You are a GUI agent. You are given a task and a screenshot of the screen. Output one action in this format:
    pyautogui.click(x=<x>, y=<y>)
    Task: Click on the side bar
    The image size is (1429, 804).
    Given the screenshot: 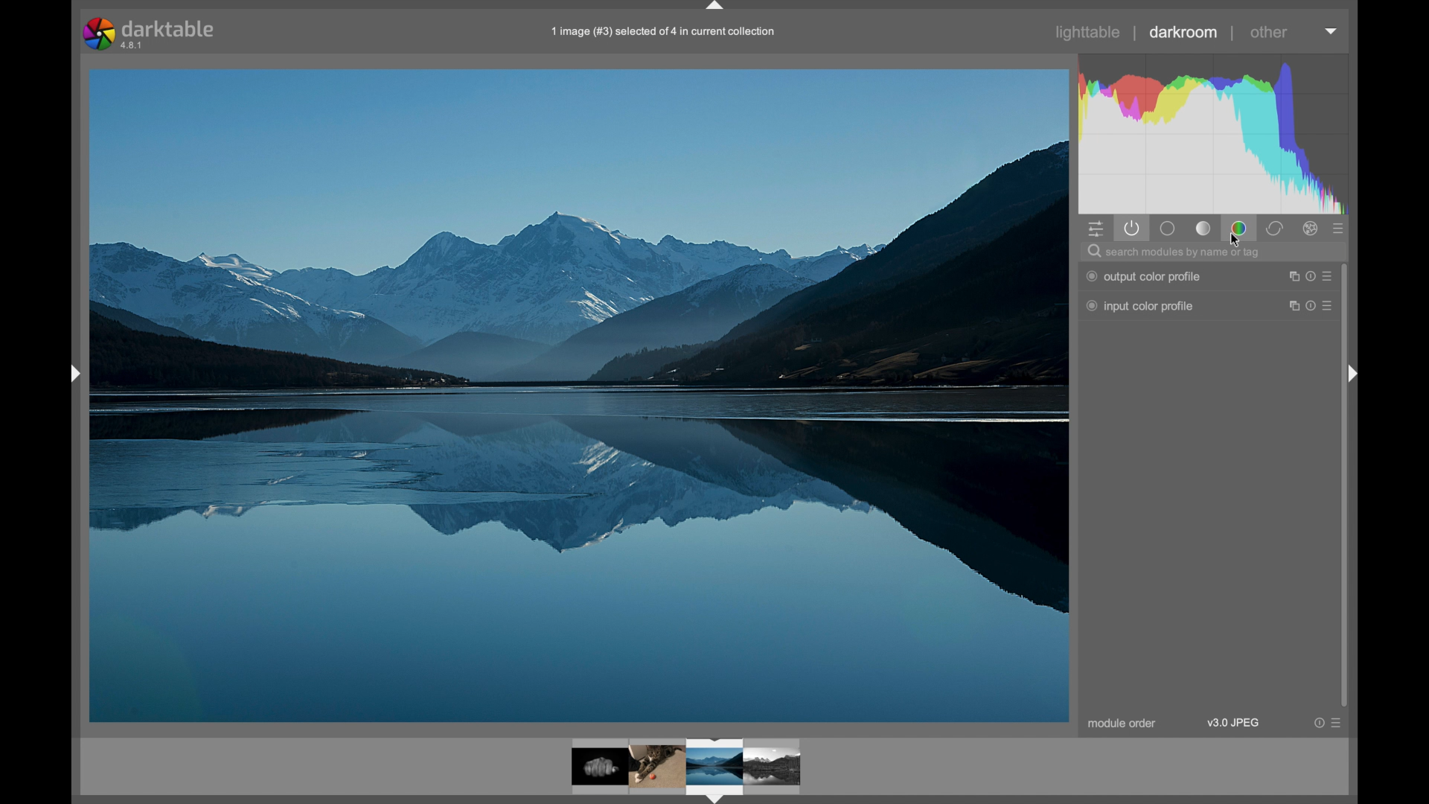 What is the action you would take?
    pyautogui.click(x=1354, y=374)
    